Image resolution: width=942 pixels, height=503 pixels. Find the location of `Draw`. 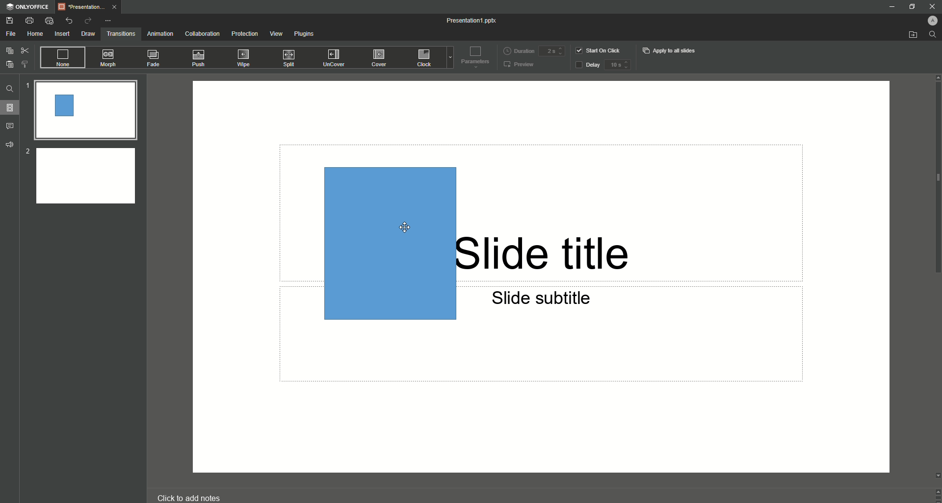

Draw is located at coordinates (87, 34).